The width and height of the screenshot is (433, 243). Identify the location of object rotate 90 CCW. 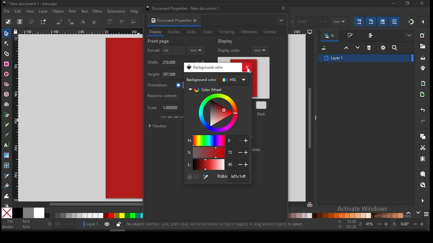
(61, 22).